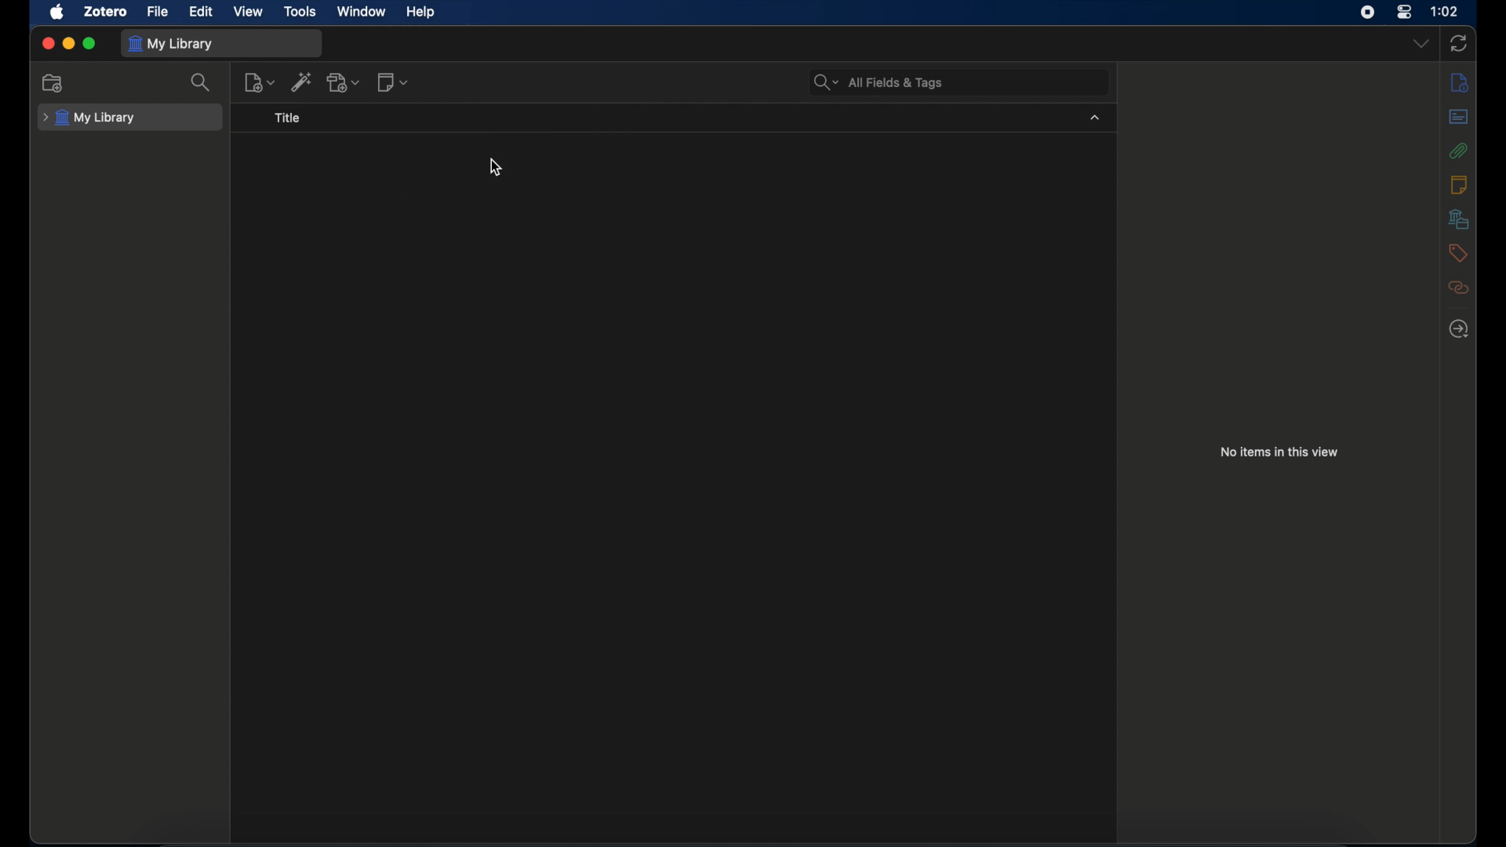 This screenshot has height=847, width=1506. Describe the element at coordinates (56, 13) in the screenshot. I see `apple` at that location.